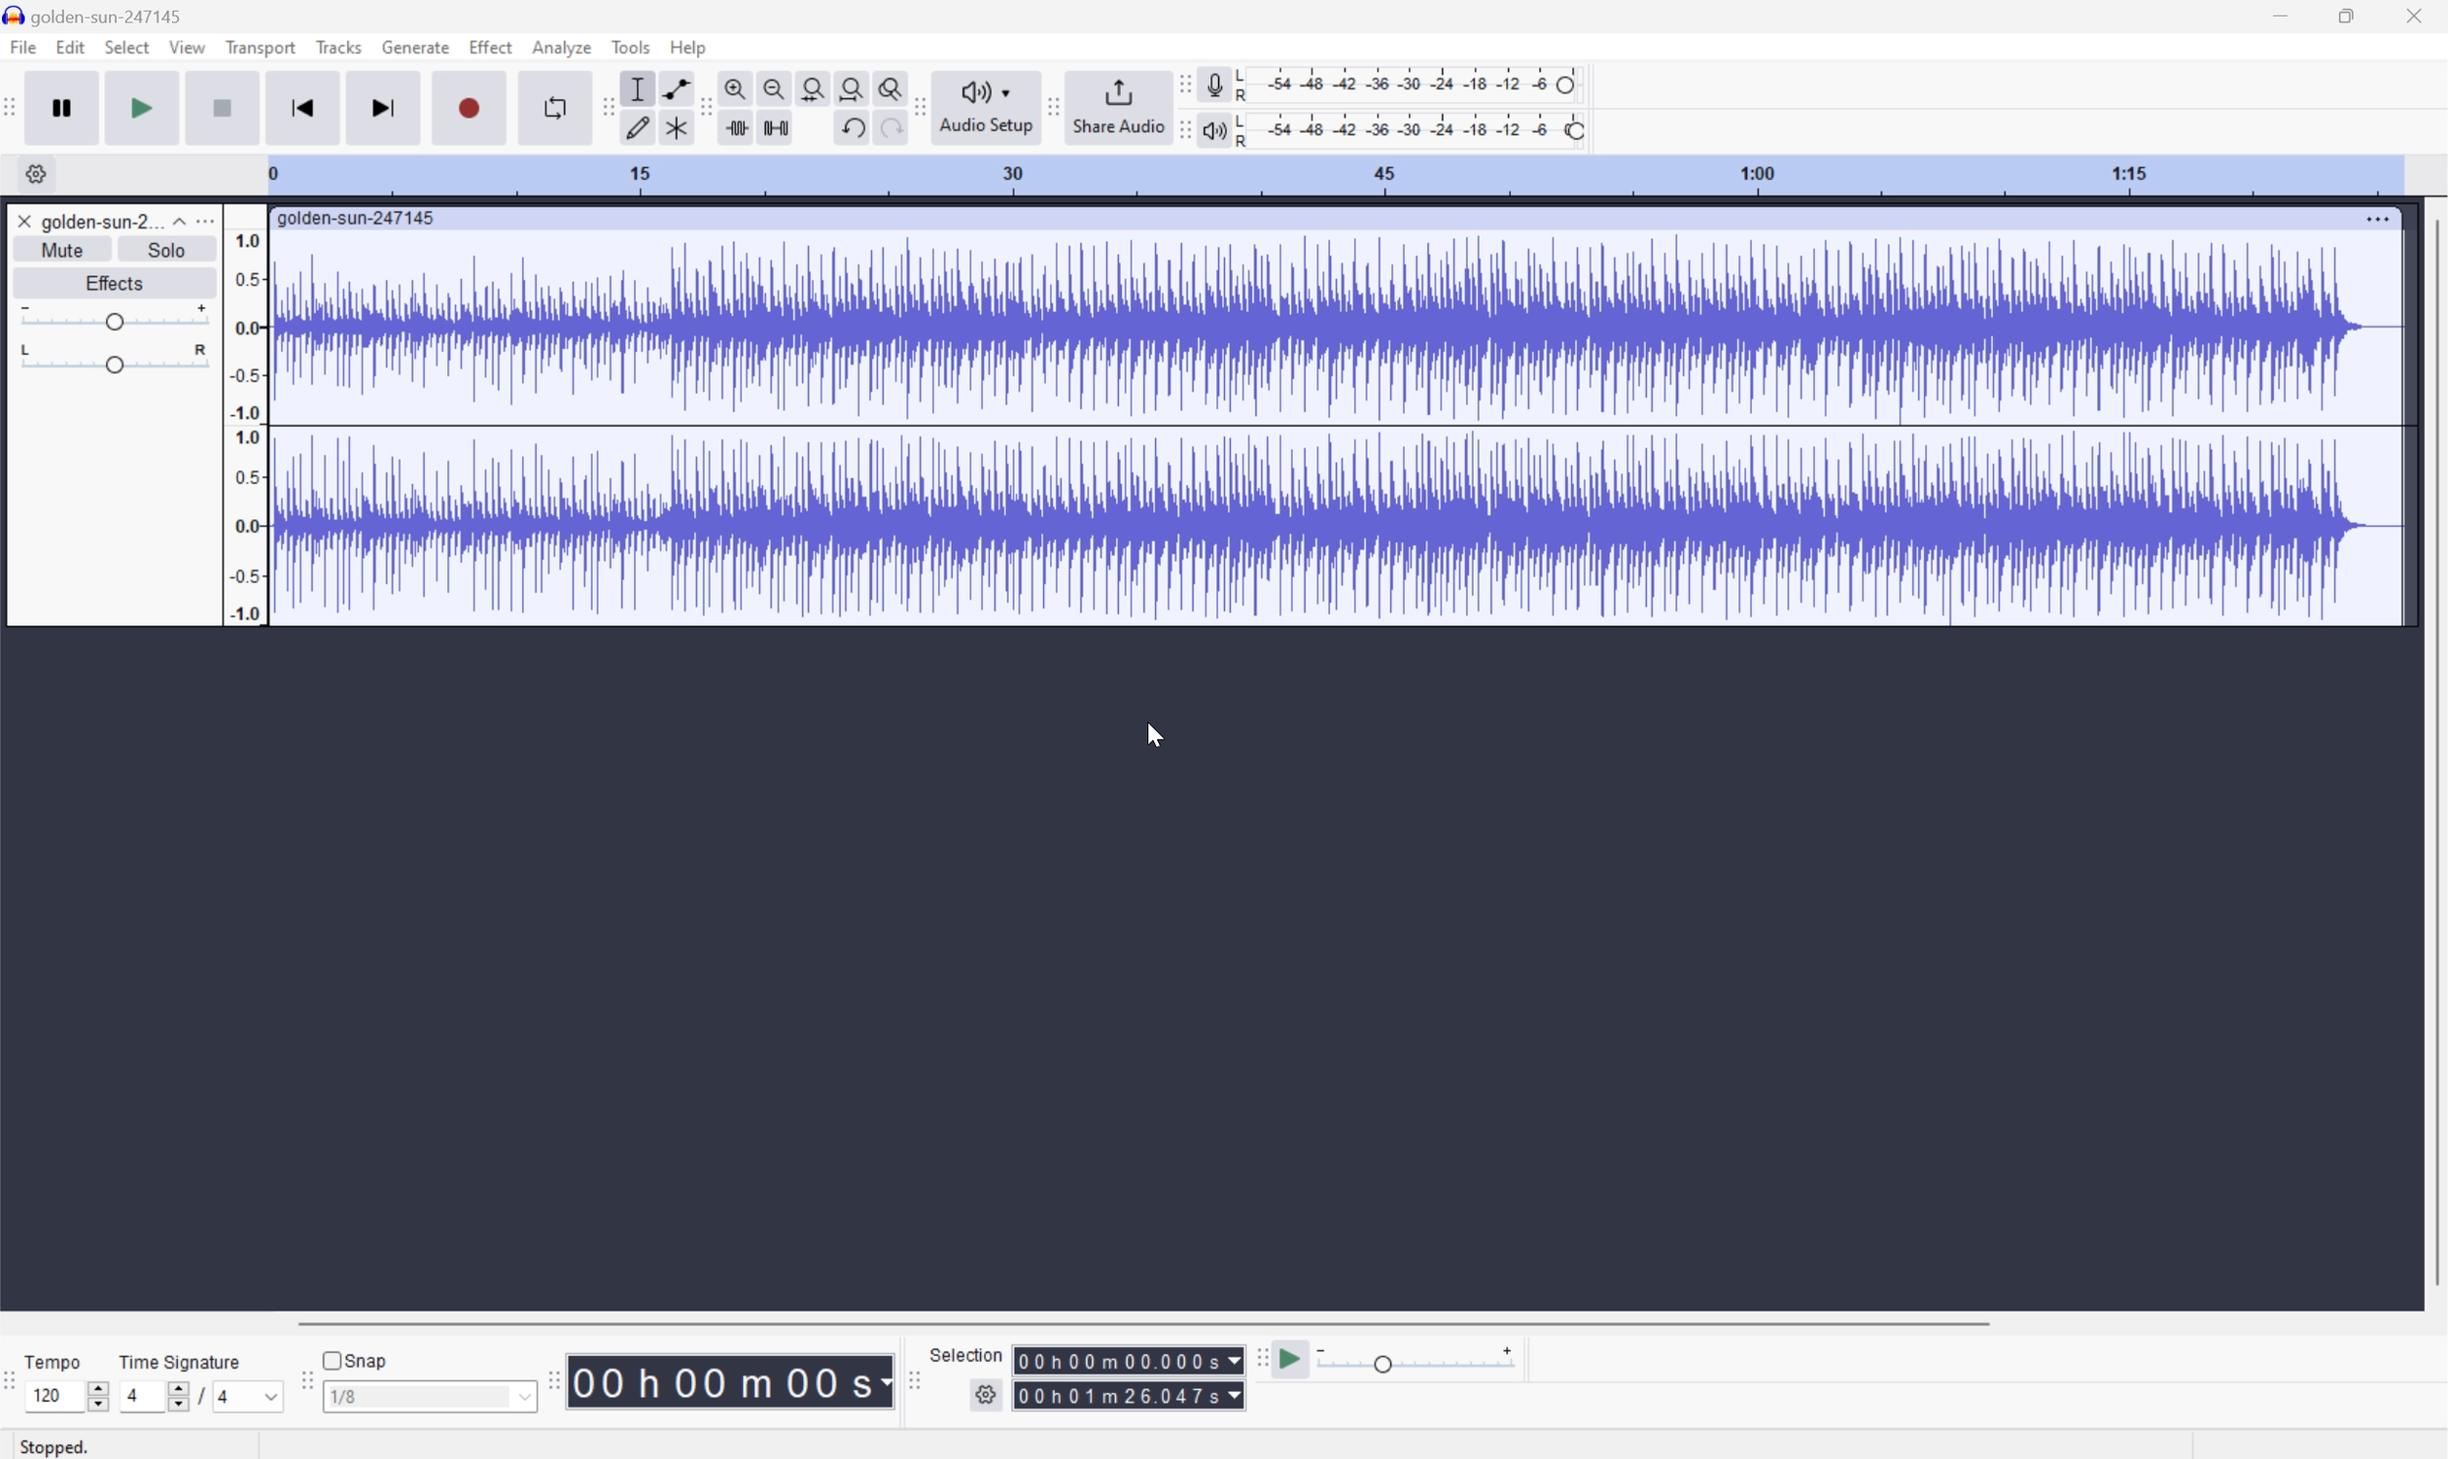 The width and height of the screenshot is (2448, 1459). Describe the element at coordinates (1414, 129) in the screenshot. I see `Playback level: 100%` at that location.